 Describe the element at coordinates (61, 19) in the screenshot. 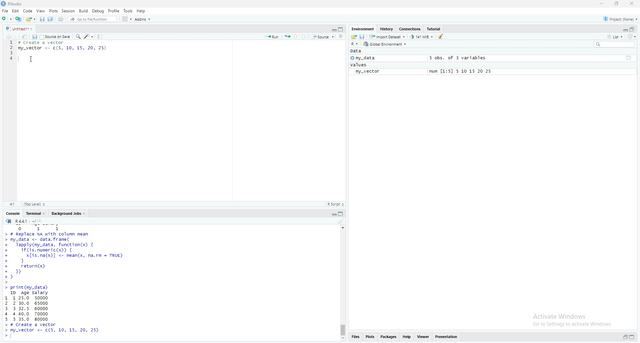

I see `print current file` at that location.